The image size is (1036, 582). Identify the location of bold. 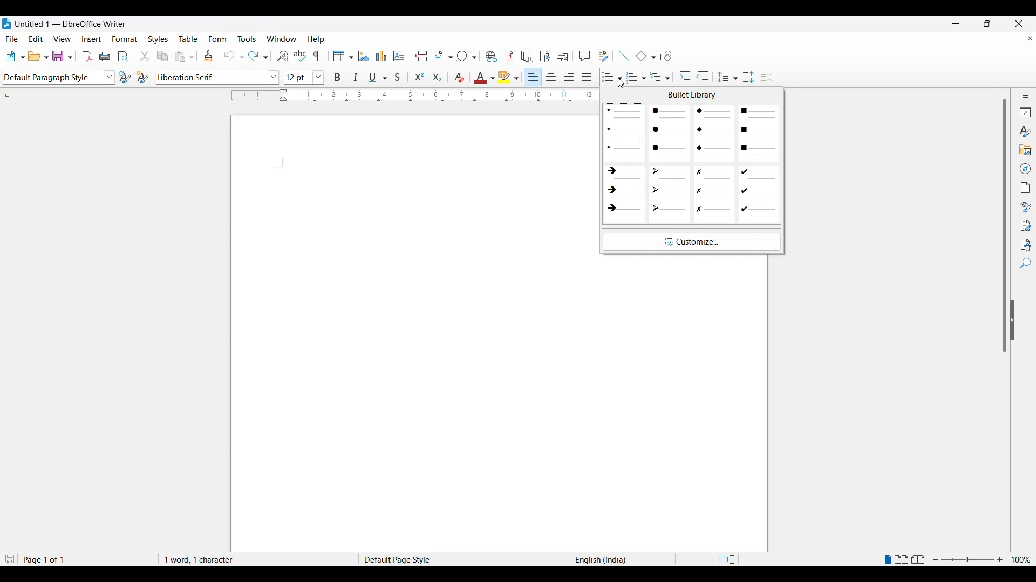
(337, 77).